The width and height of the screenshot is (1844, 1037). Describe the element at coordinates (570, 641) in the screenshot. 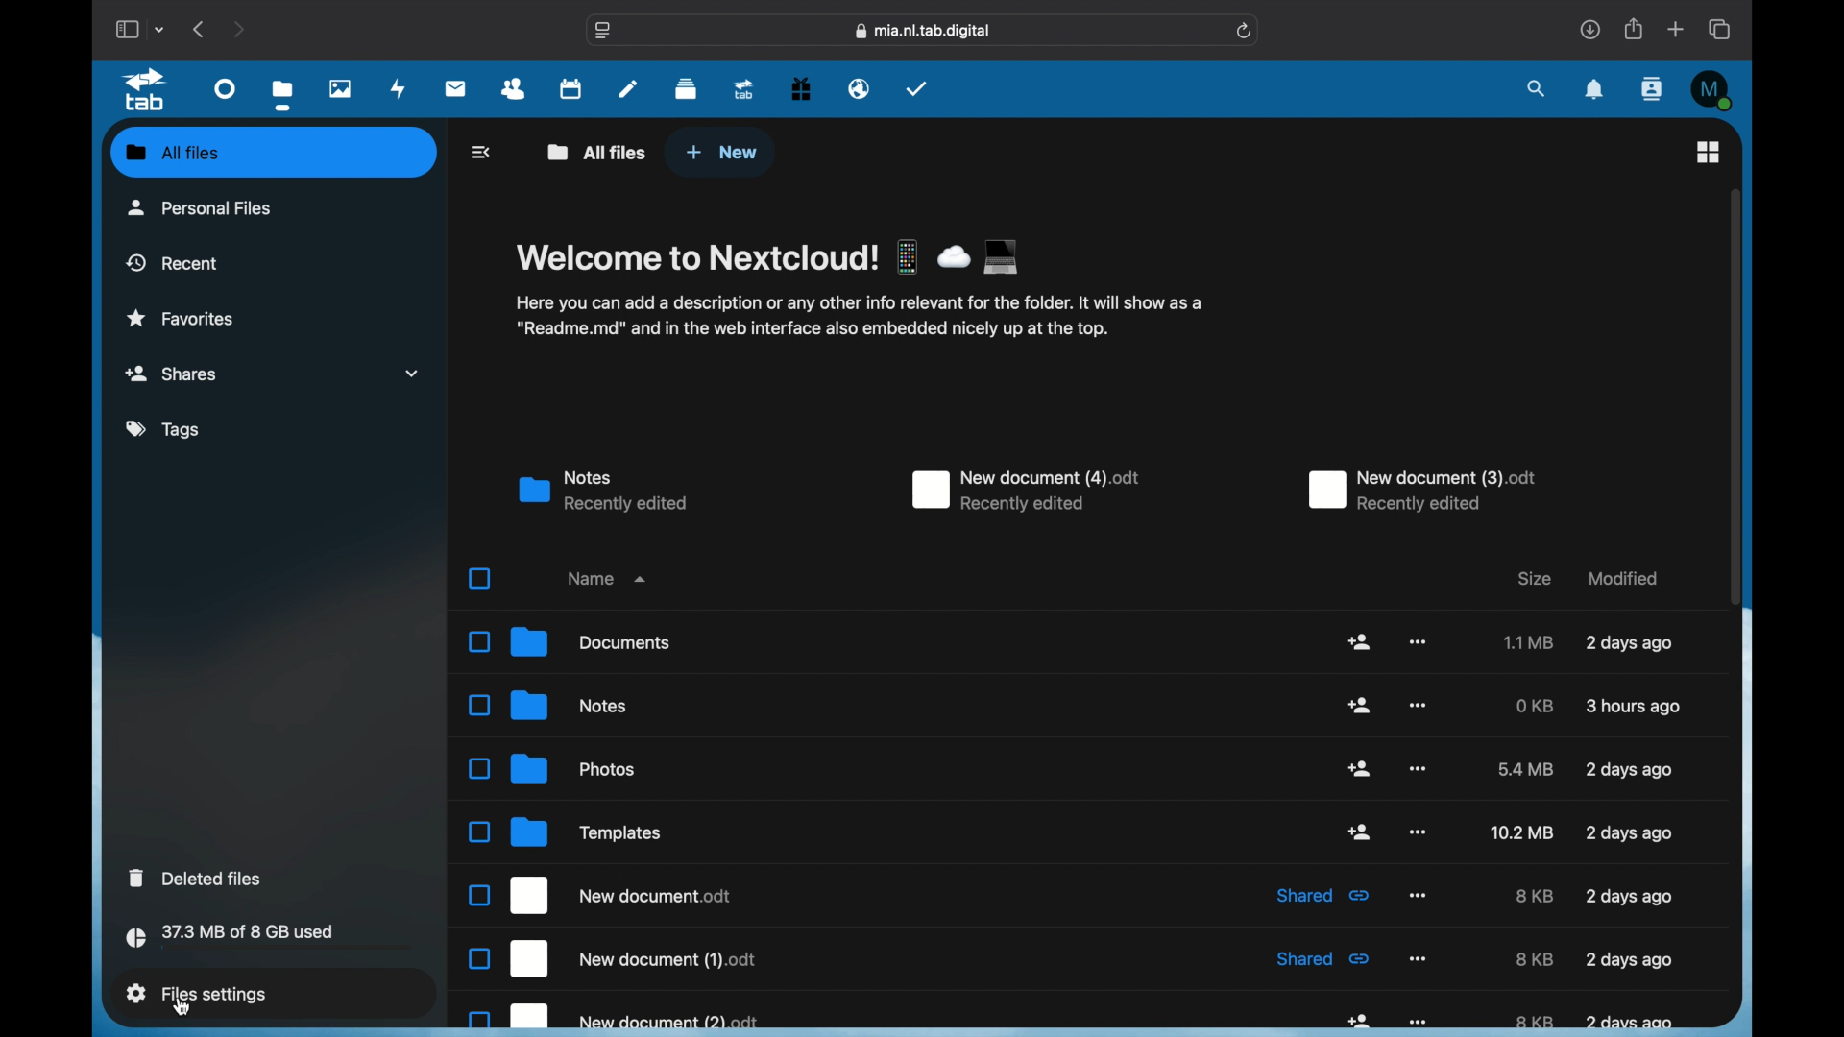

I see `documents` at that location.